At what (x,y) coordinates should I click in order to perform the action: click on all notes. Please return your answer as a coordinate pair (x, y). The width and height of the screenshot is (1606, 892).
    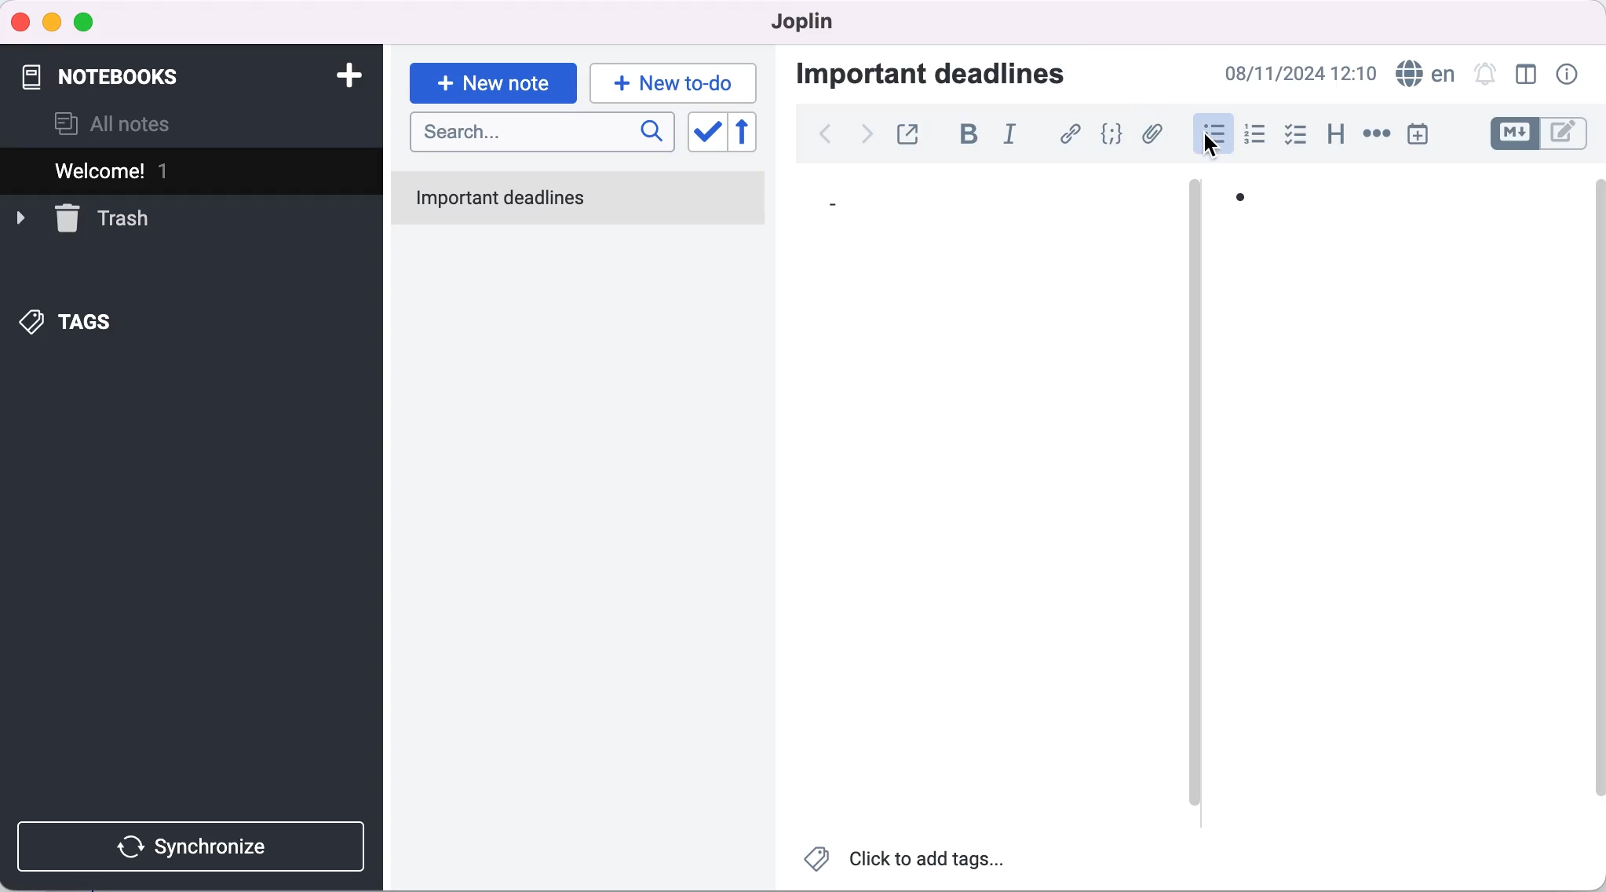
    Looking at the image, I should click on (130, 122).